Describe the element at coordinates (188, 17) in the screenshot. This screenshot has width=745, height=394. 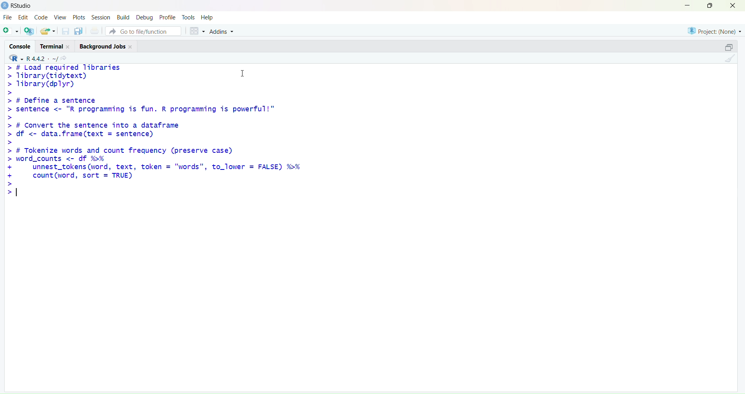
I see `tools` at that location.